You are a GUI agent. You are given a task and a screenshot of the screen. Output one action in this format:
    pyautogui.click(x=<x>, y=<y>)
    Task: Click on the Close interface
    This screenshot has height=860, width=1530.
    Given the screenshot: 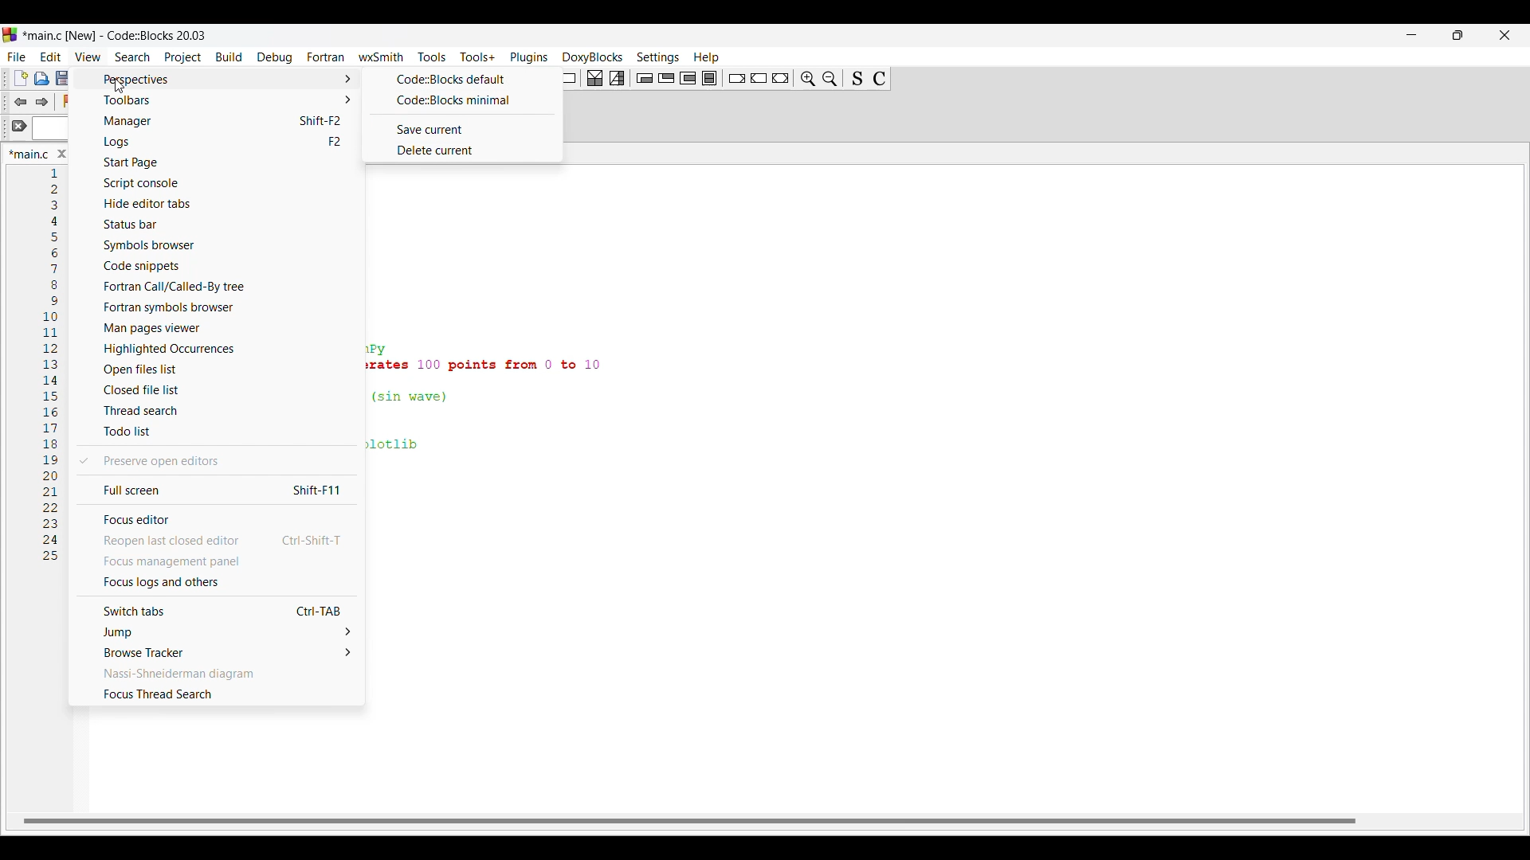 What is the action you would take?
    pyautogui.click(x=1505, y=35)
    